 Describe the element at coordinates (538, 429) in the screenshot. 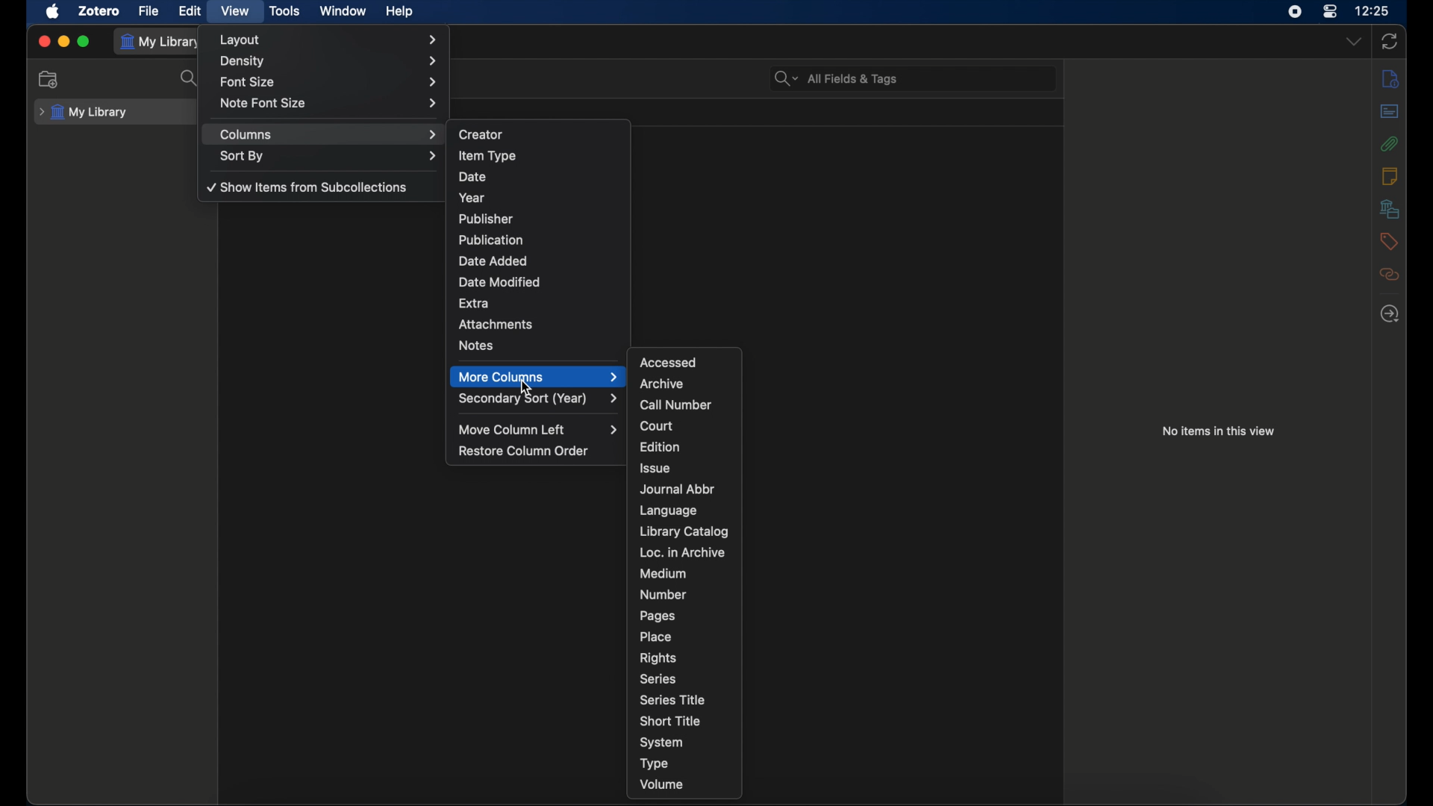

I see `move column left` at that location.